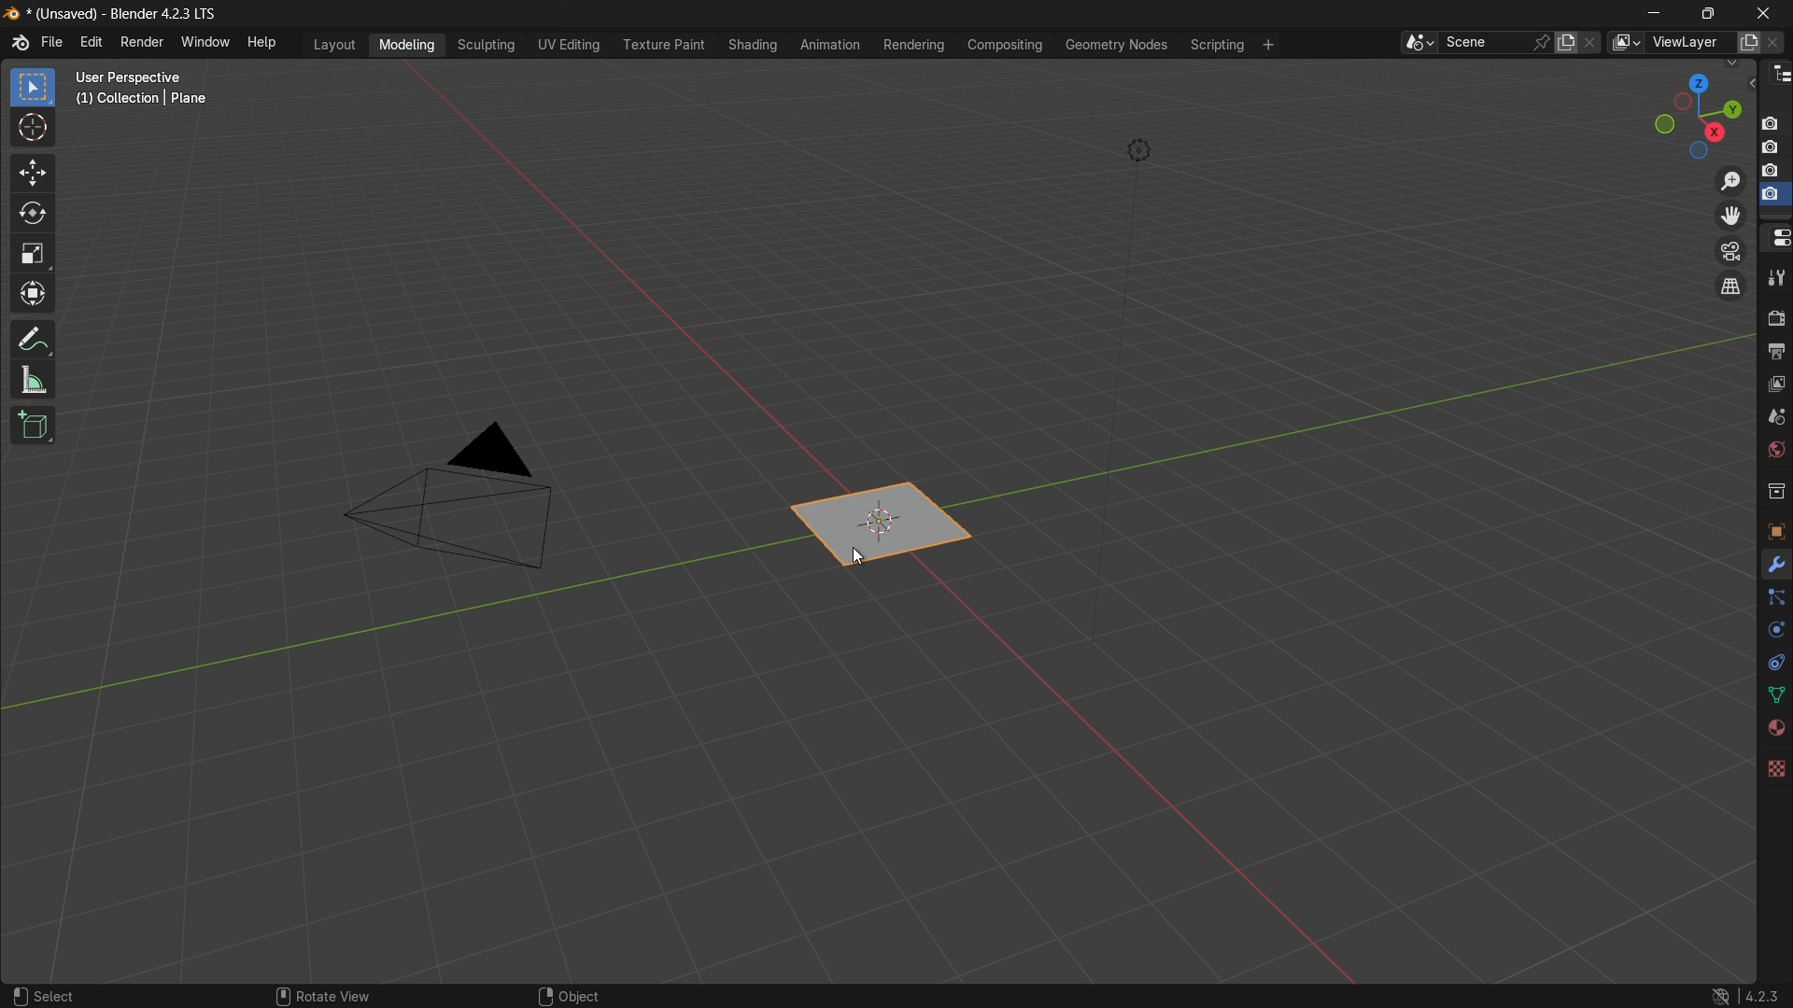 Image resolution: width=1793 pixels, height=1008 pixels. I want to click on , so click(1775, 449).